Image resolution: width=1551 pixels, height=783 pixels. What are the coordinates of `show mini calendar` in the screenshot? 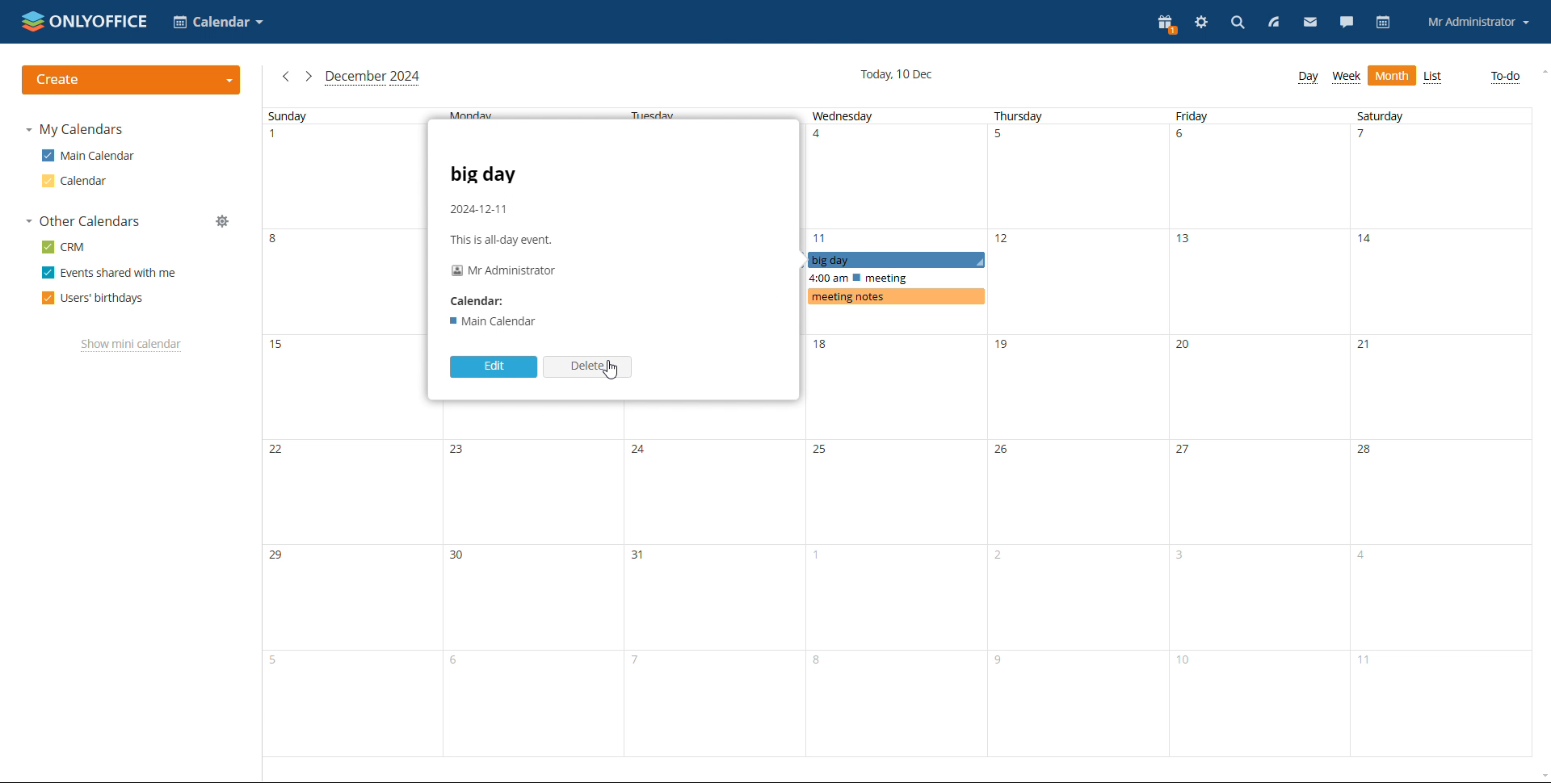 It's located at (128, 345).